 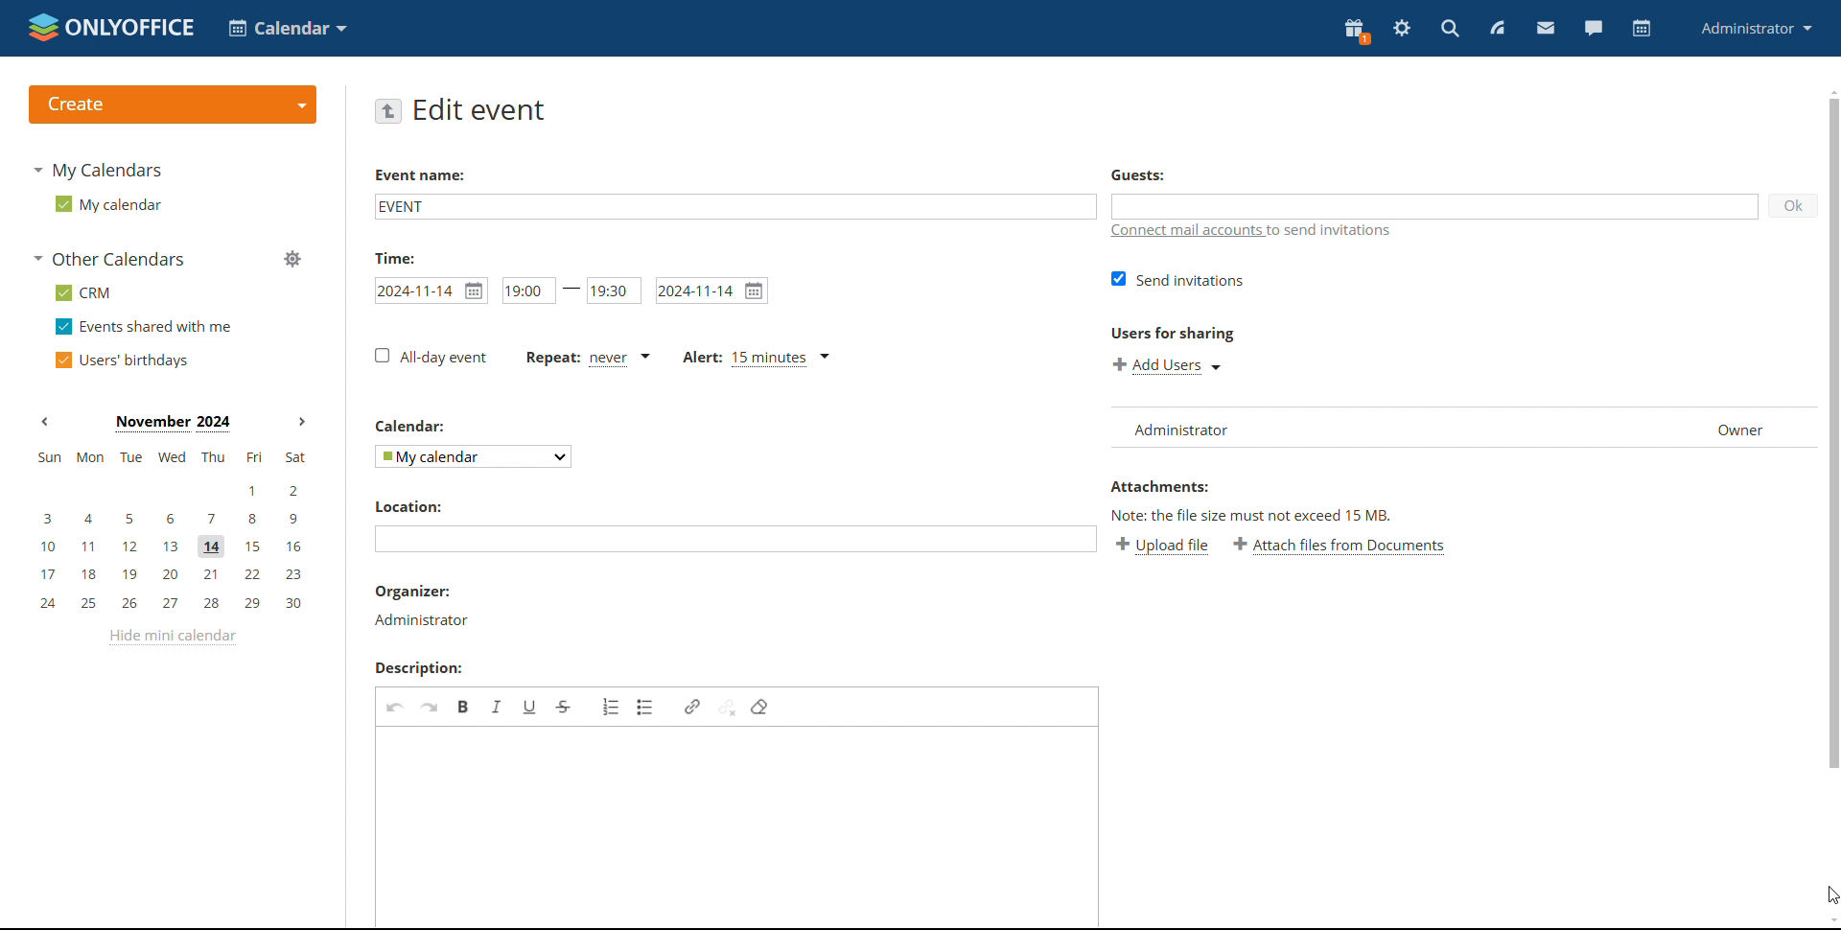 I want to click on mail, so click(x=1544, y=29).